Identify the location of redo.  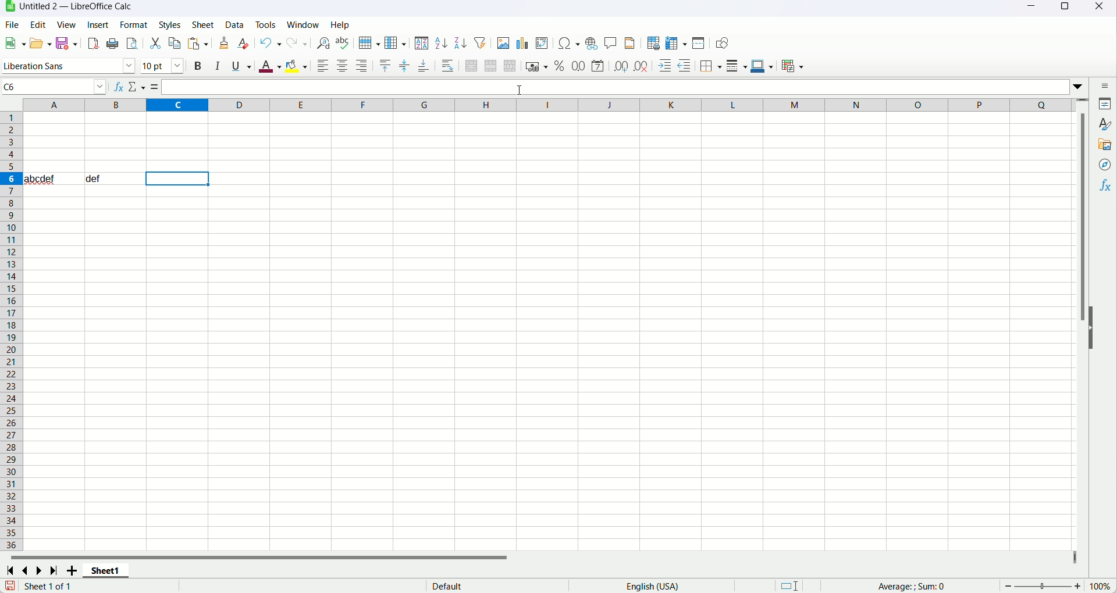
(297, 44).